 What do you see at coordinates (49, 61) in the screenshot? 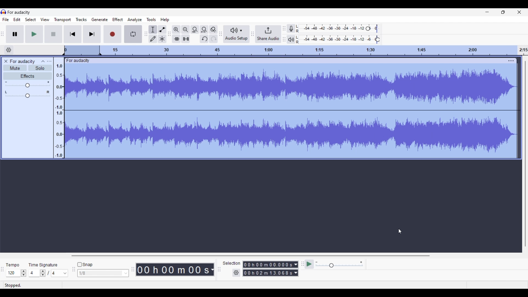
I see `Open menu` at bounding box center [49, 61].